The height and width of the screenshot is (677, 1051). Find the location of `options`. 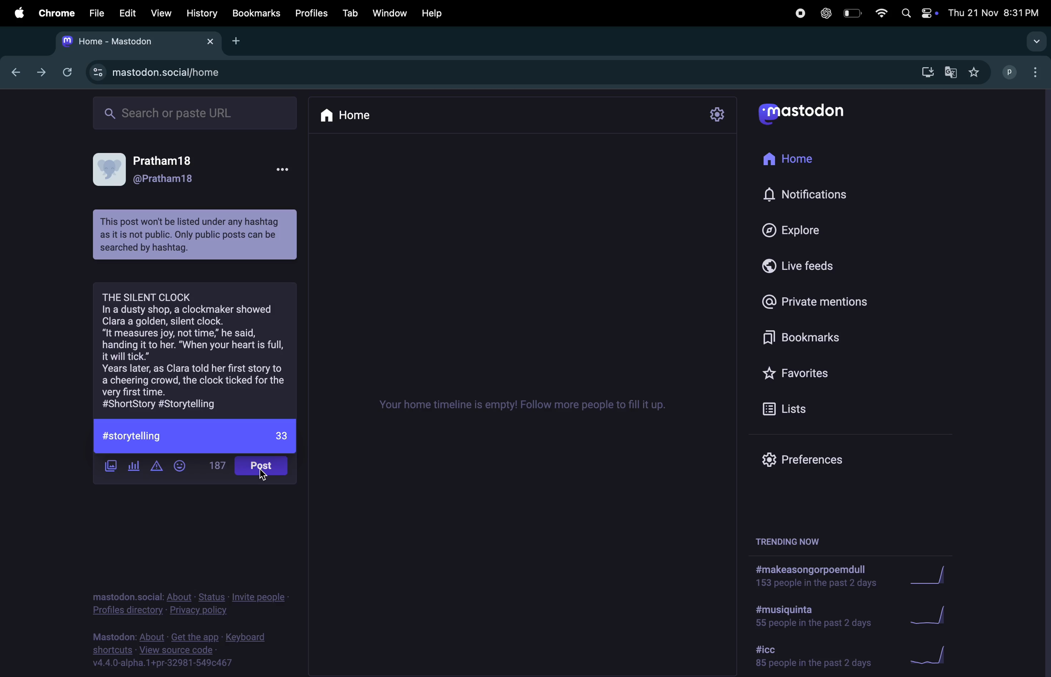

options is located at coordinates (1039, 73).